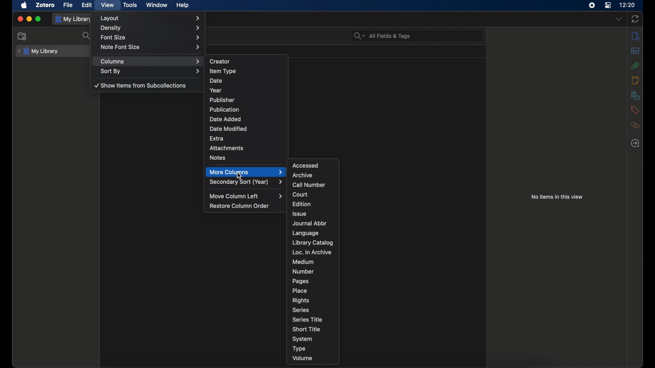 This screenshot has height=368, width=655. I want to click on font size, so click(150, 37).